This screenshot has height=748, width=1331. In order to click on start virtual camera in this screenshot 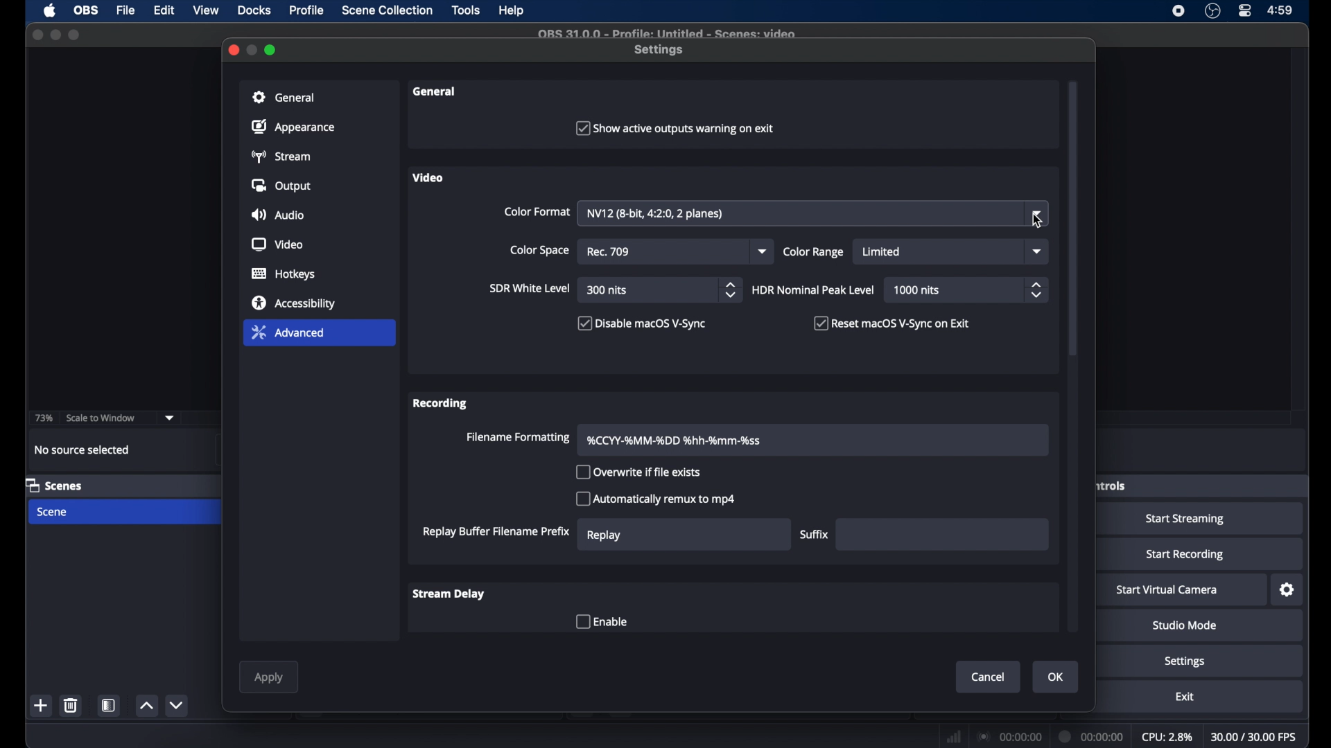, I will do `click(1168, 589)`.